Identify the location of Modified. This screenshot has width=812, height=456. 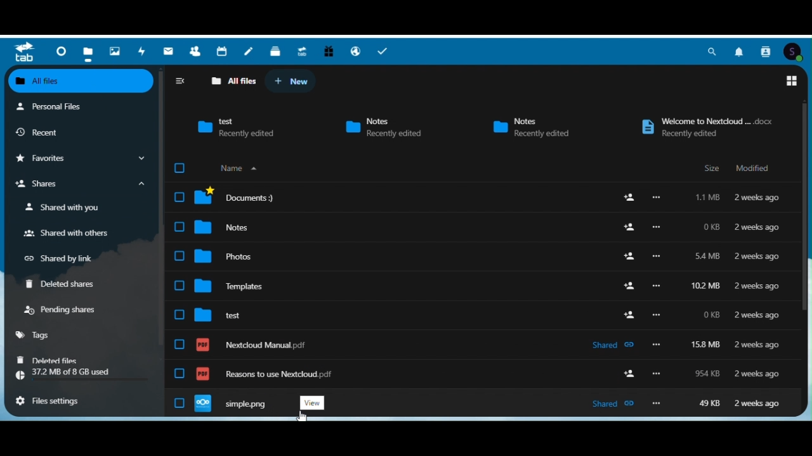
(750, 168).